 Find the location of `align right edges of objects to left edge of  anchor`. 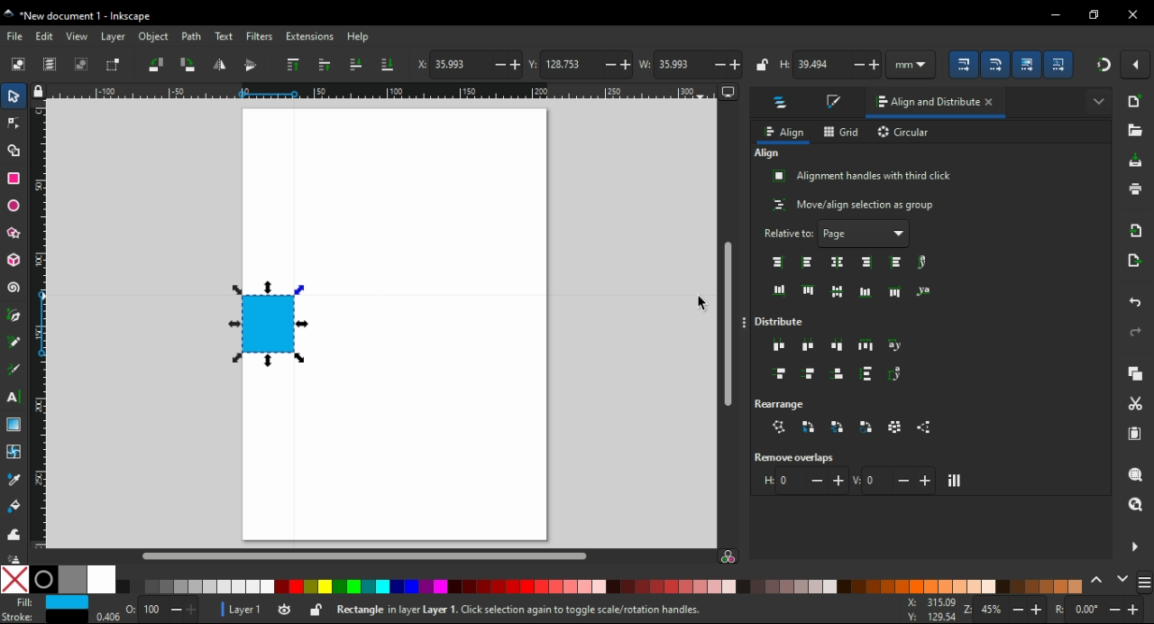

align right edges of objects to left edge of  anchor is located at coordinates (778, 262).